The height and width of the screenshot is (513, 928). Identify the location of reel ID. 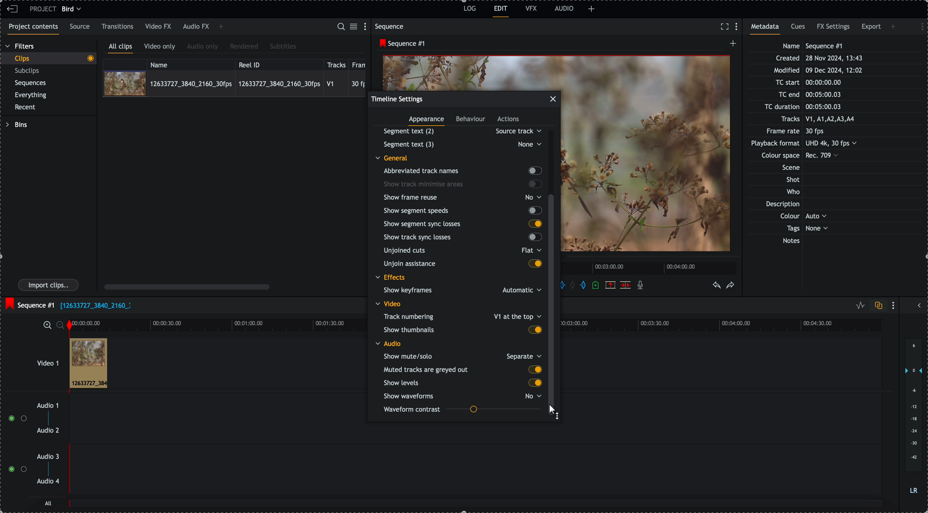
(278, 63).